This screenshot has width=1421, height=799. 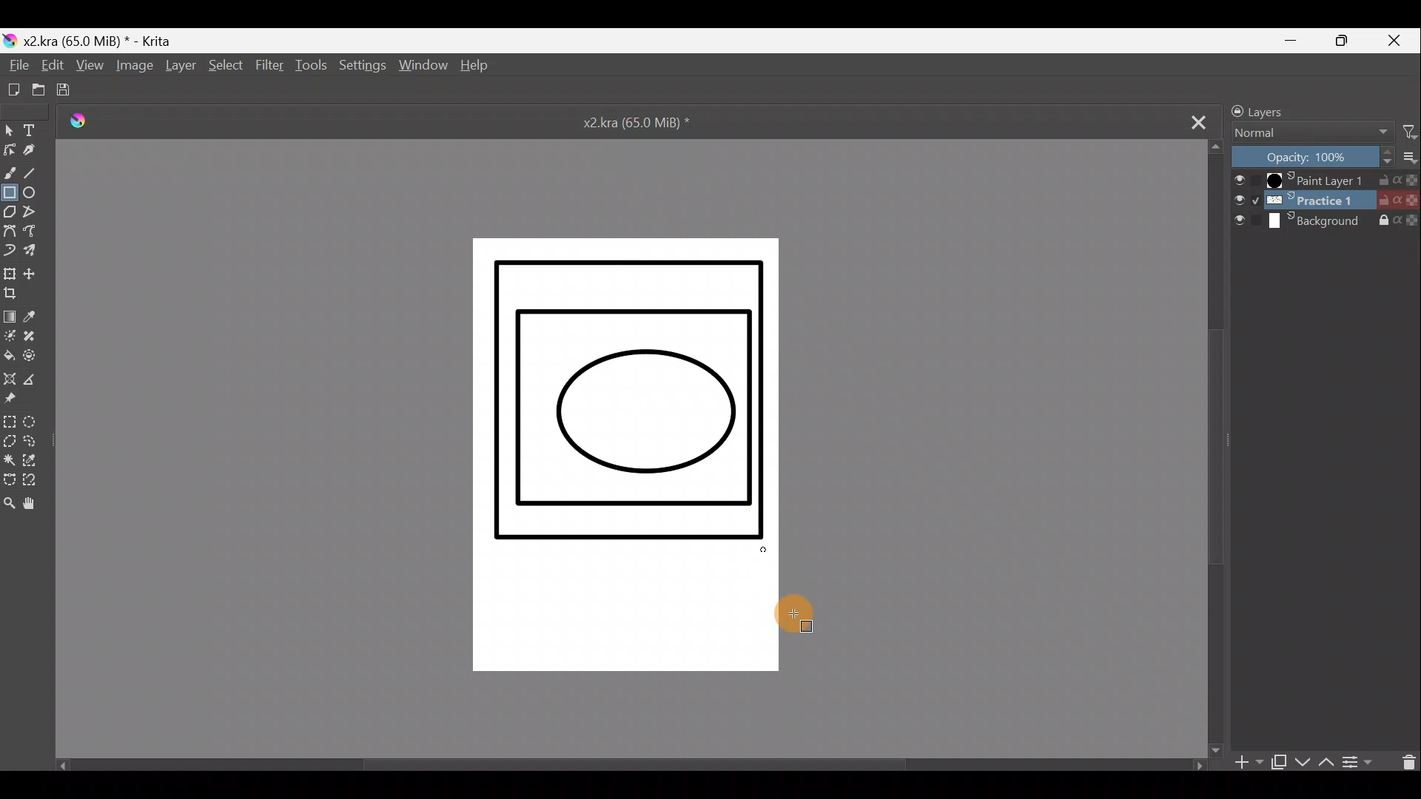 What do you see at coordinates (1411, 155) in the screenshot?
I see `More` at bounding box center [1411, 155].